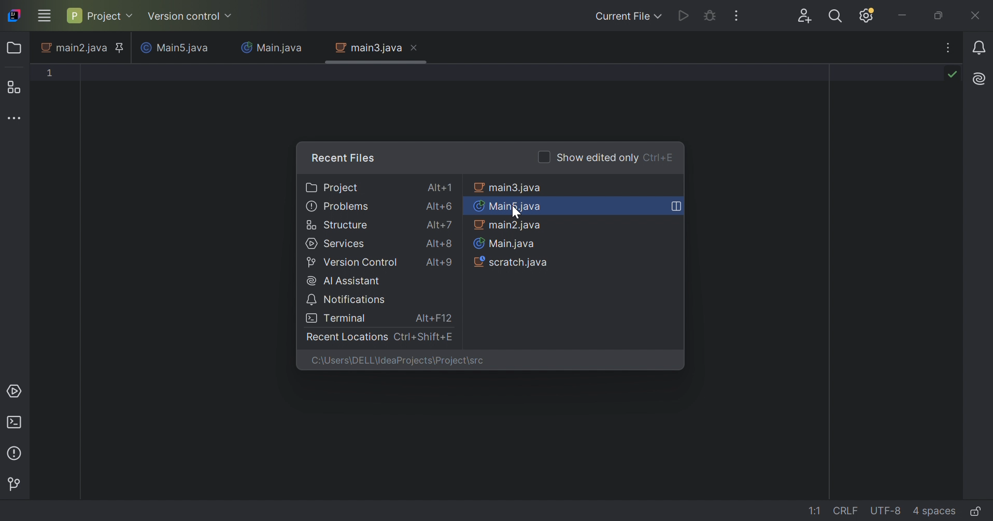  Describe the element at coordinates (12, 87) in the screenshot. I see `Structure` at that location.